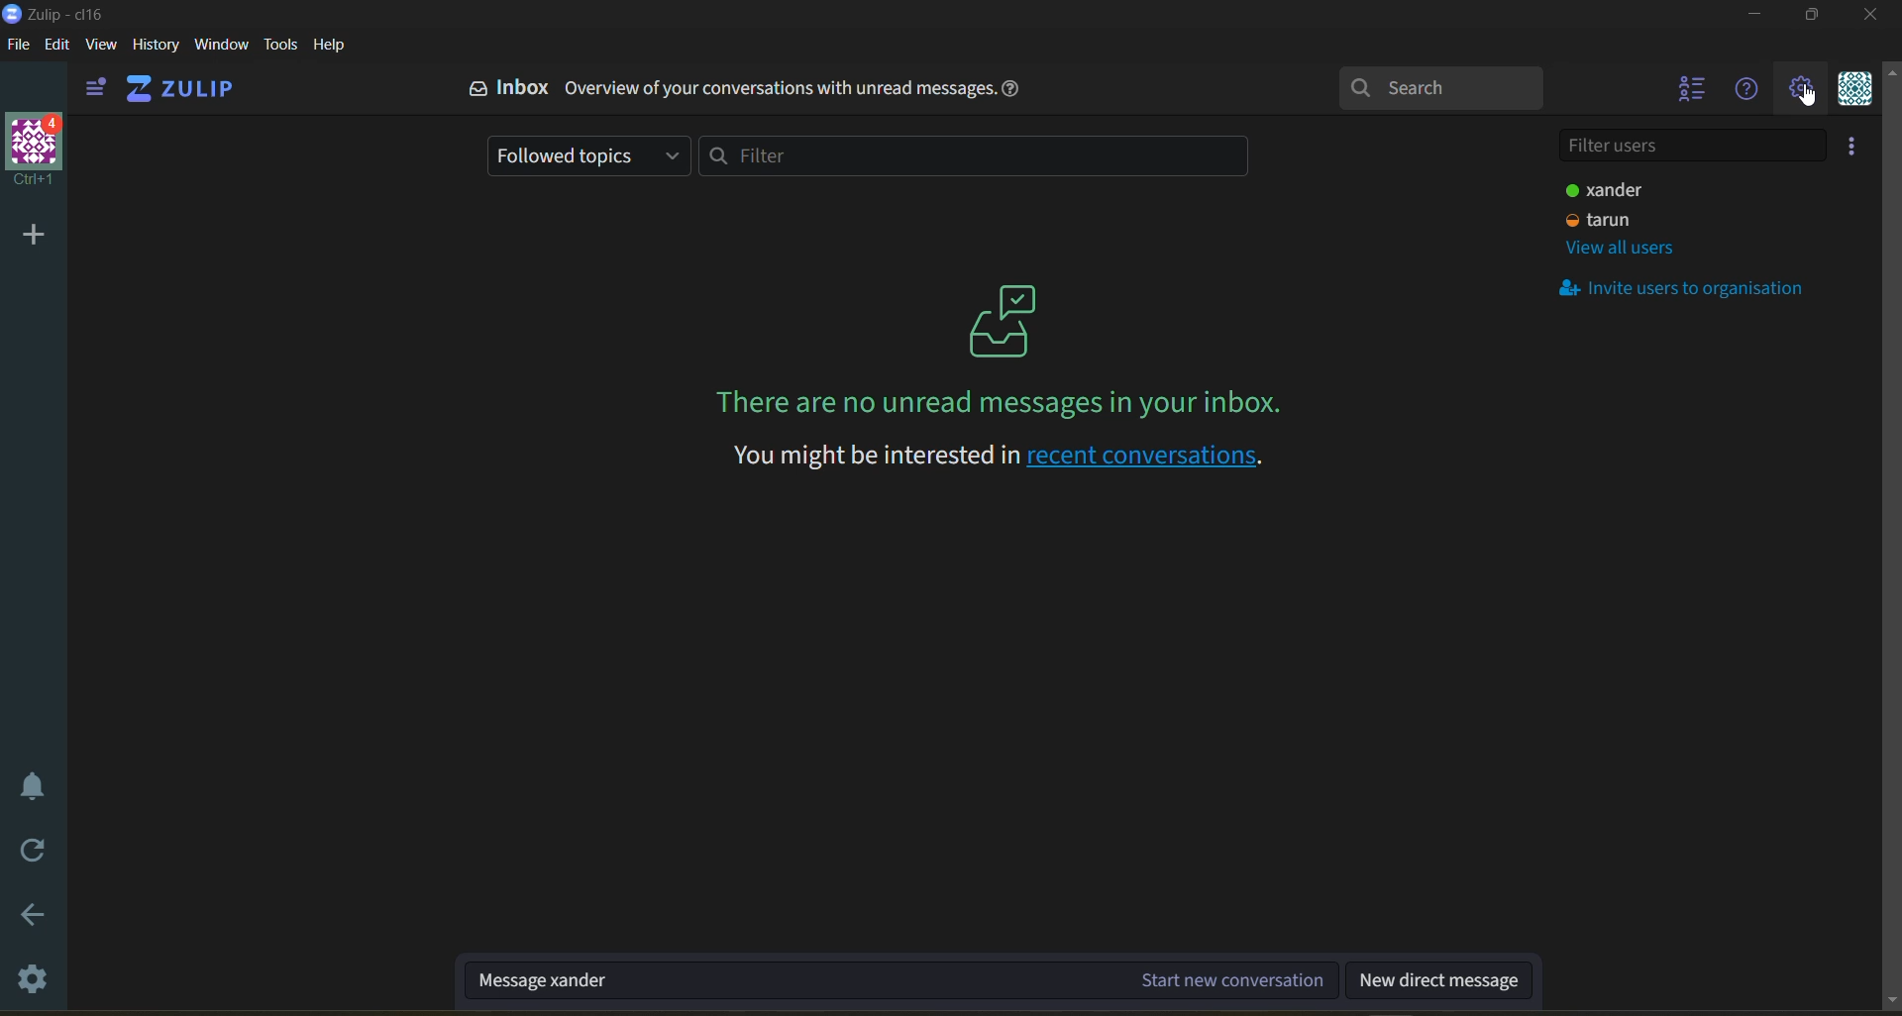 The image size is (1902, 1016). Describe the element at coordinates (185, 88) in the screenshot. I see `home view` at that location.